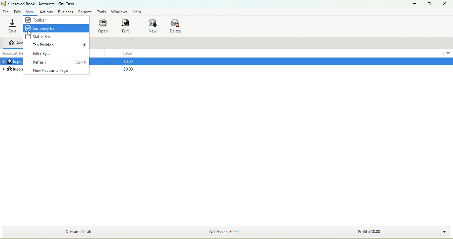  I want to click on Report, so click(86, 12).